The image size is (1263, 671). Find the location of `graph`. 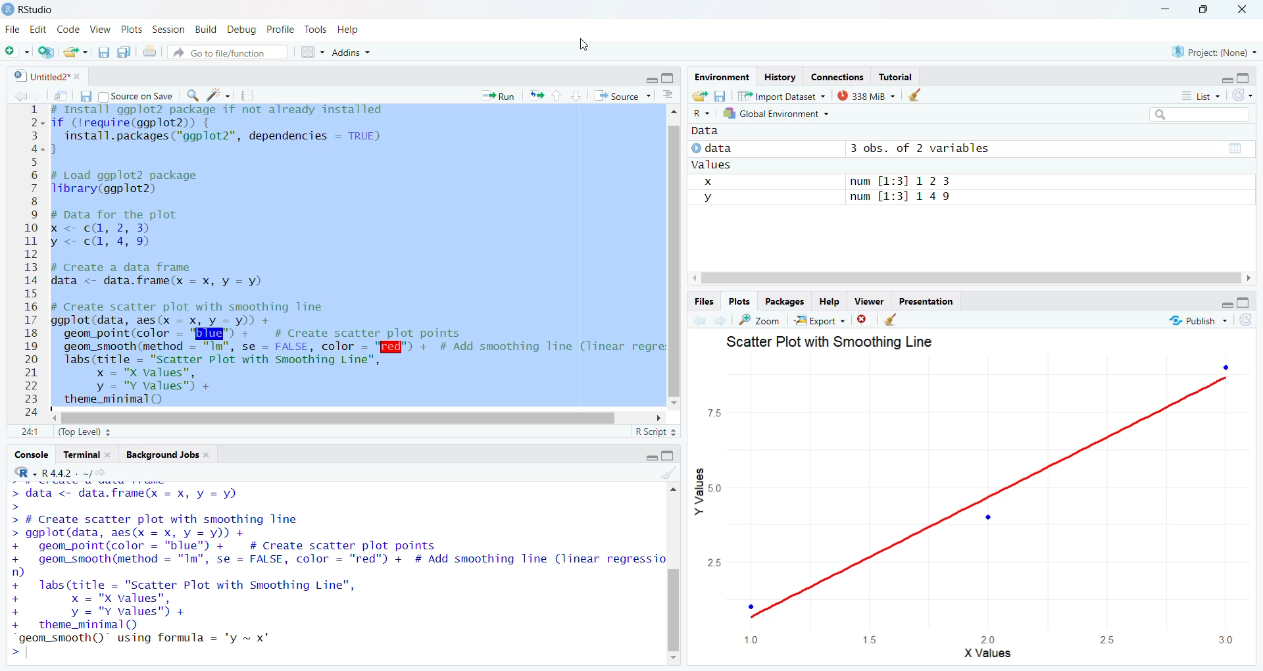

graph is located at coordinates (987, 507).